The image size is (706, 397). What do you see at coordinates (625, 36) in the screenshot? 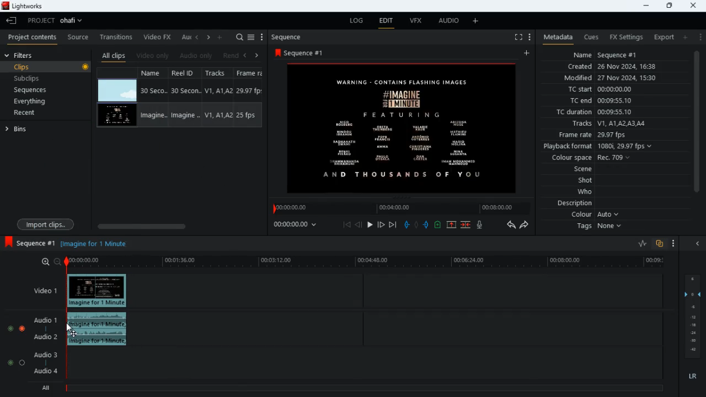
I see `fx settings` at bounding box center [625, 36].